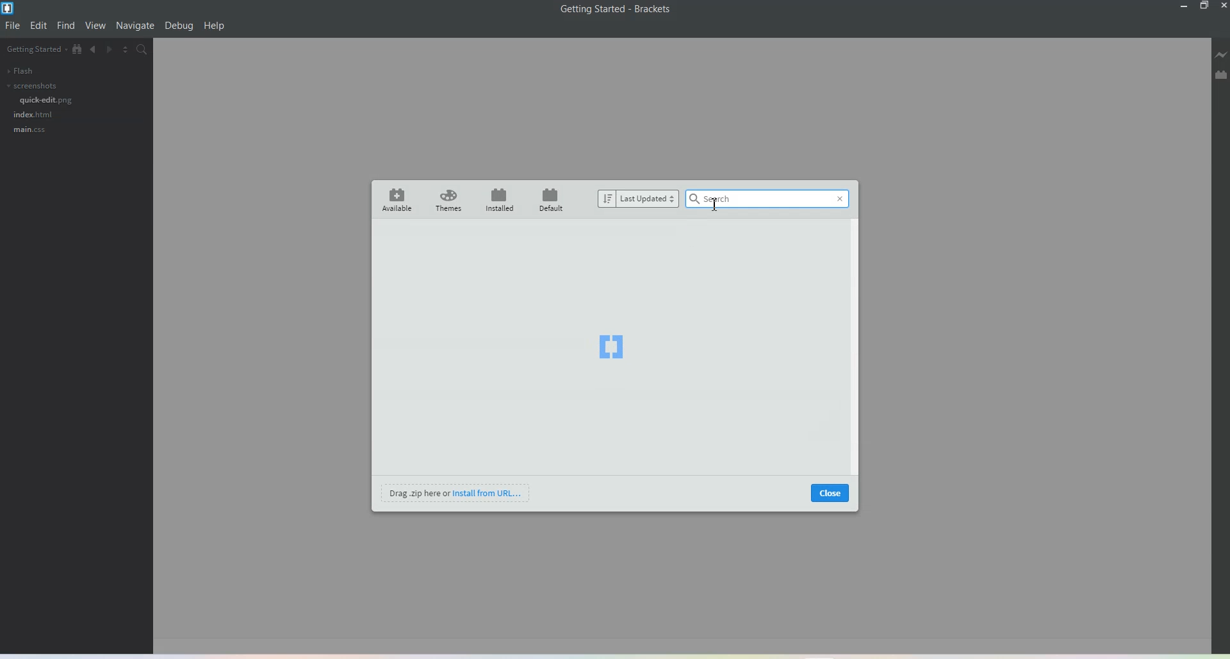  Describe the element at coordinates (35, 50) in the screenshot. I see `Getting Started` at that location.